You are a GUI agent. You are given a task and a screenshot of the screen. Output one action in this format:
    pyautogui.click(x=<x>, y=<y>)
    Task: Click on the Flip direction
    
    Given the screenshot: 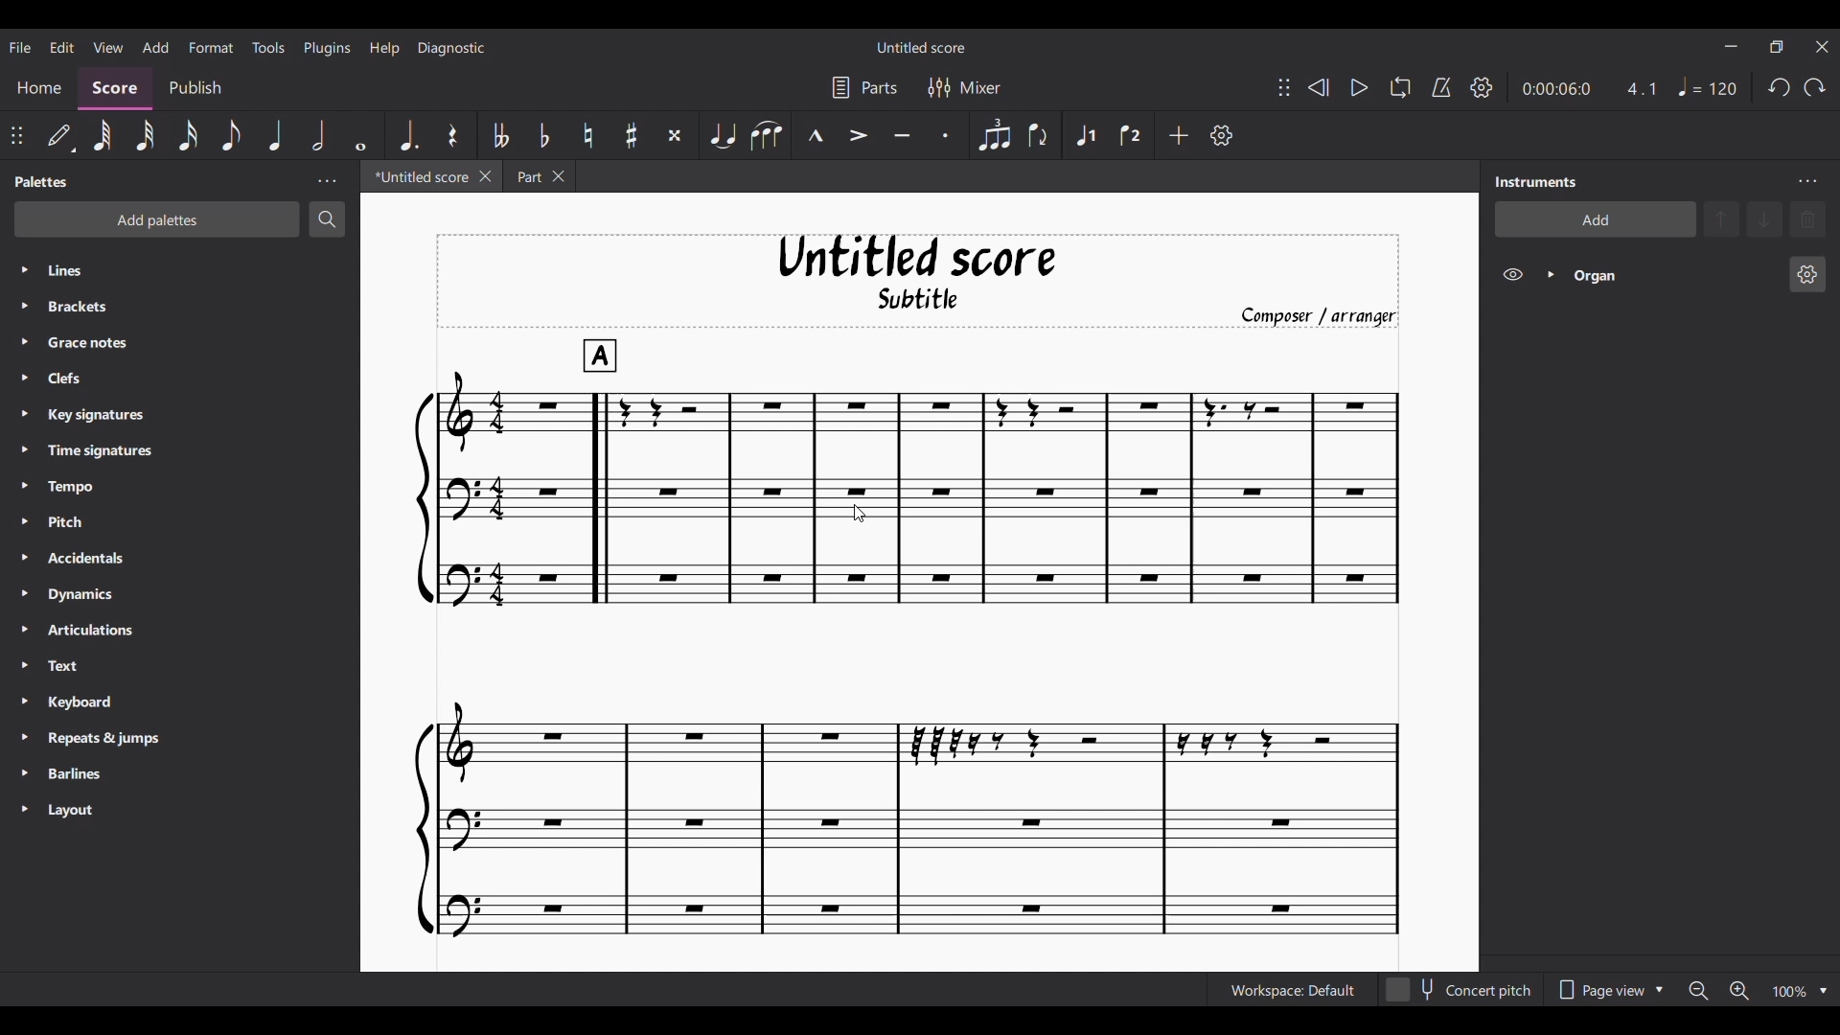 What is the action you would take?
    pyautogui.click(x=1039, y=136)
    